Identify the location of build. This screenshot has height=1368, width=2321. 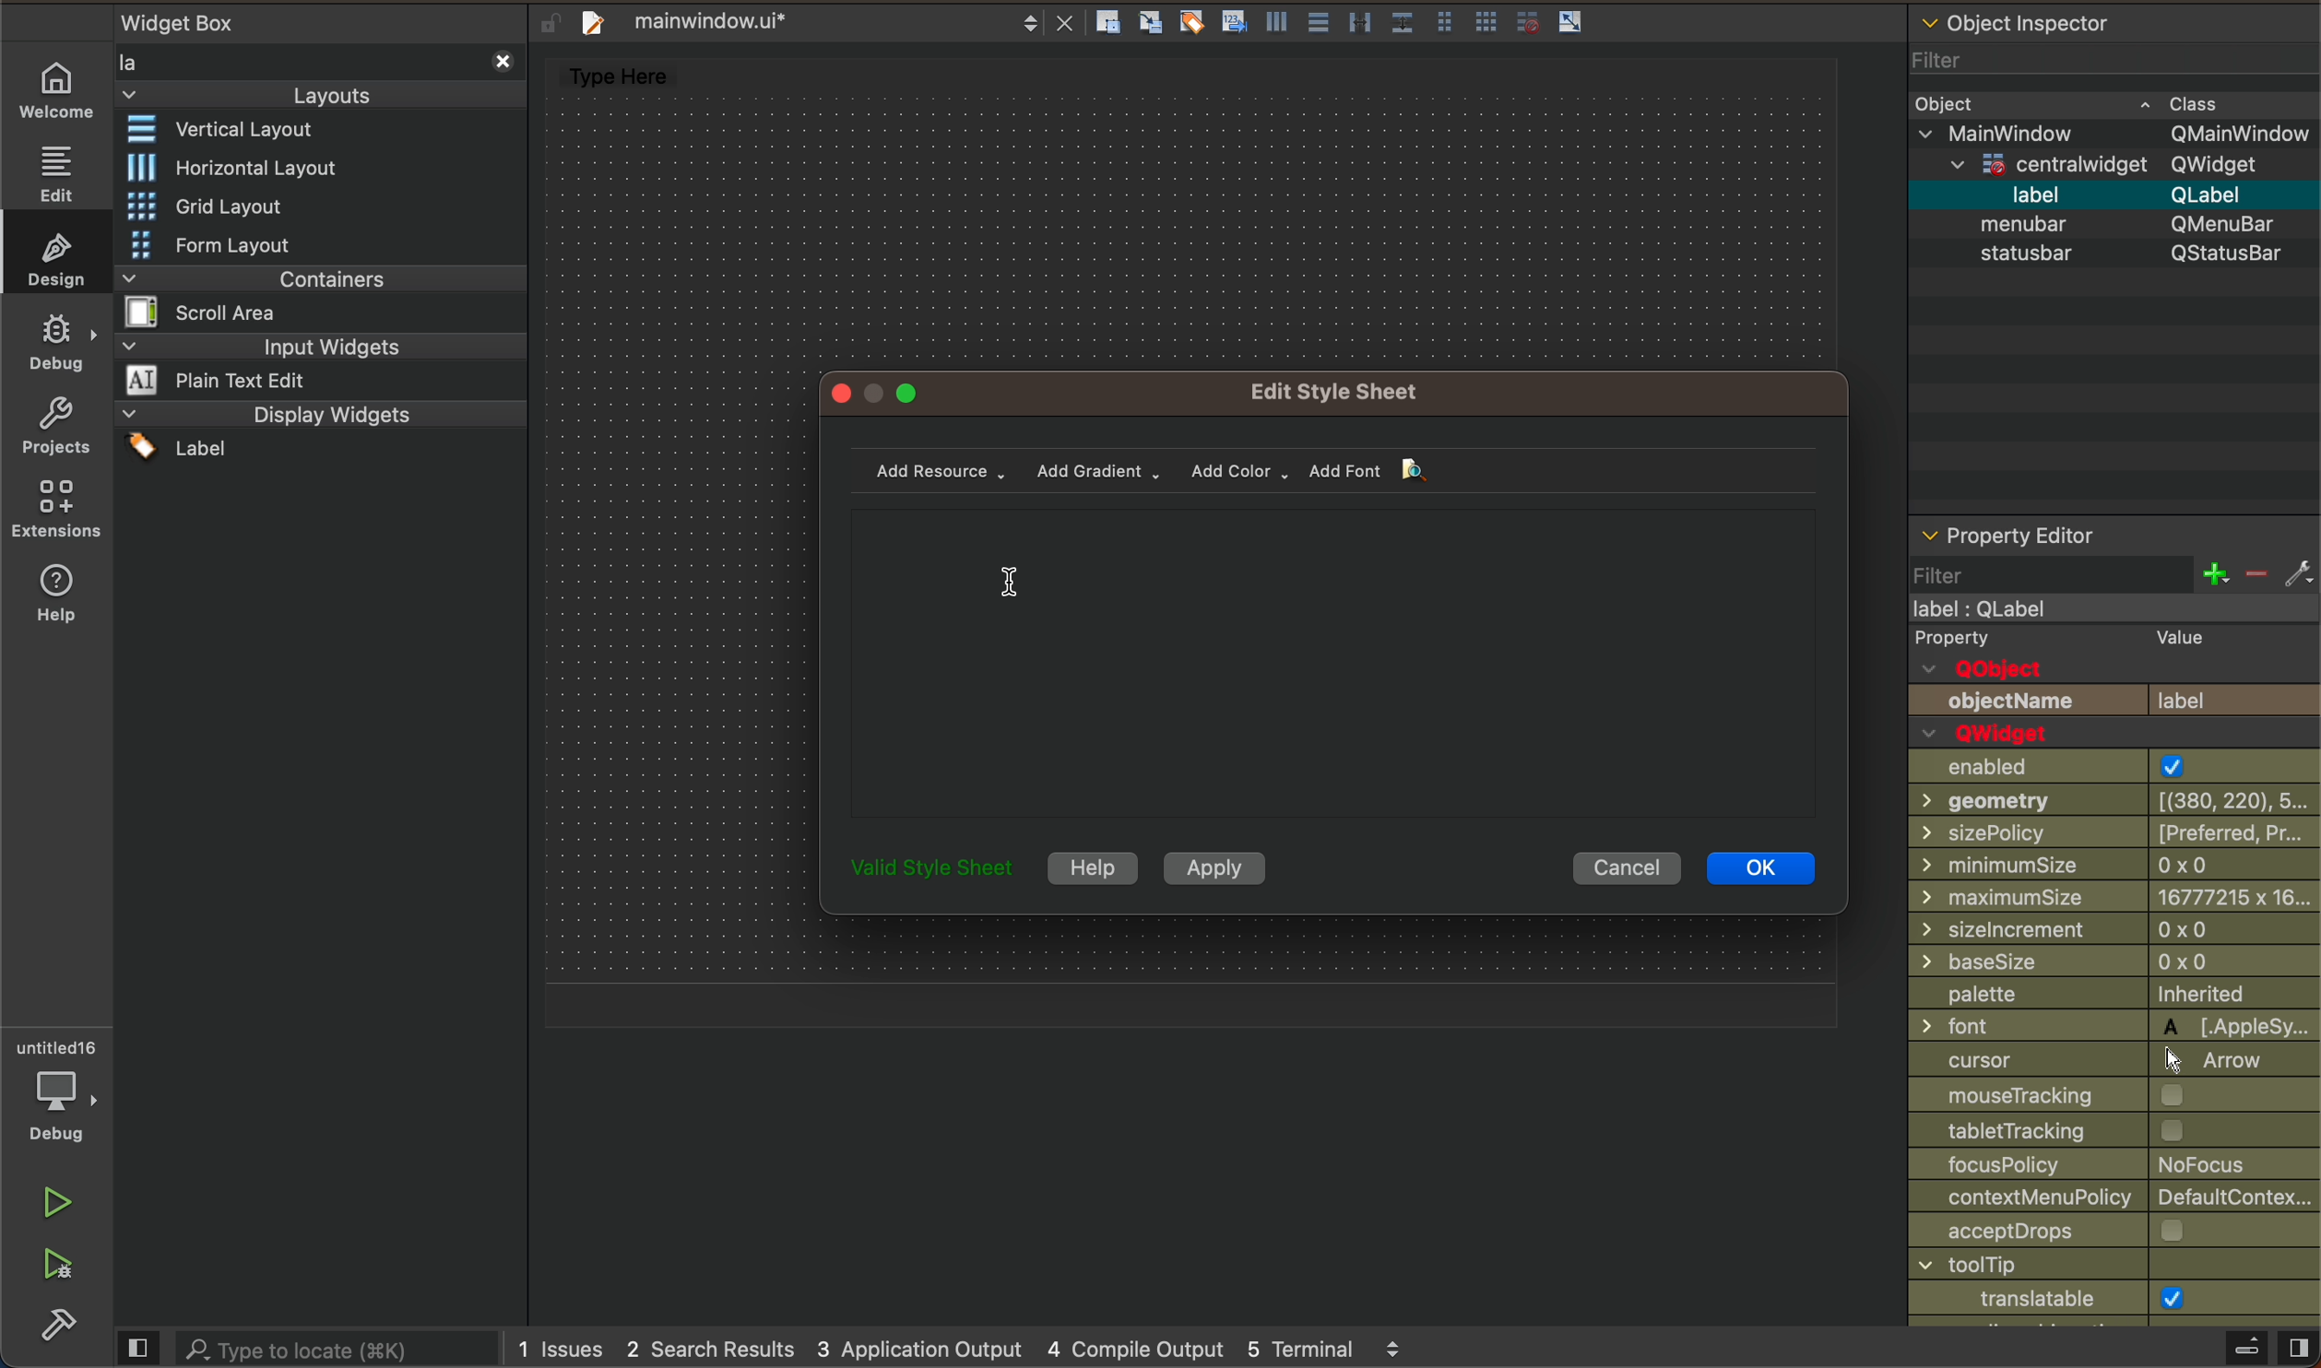
(60, 1328).